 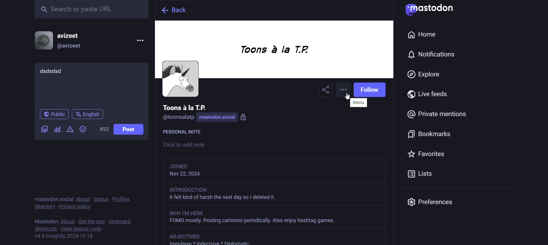 I want to click on live feeds, so click(x=431, y=97).